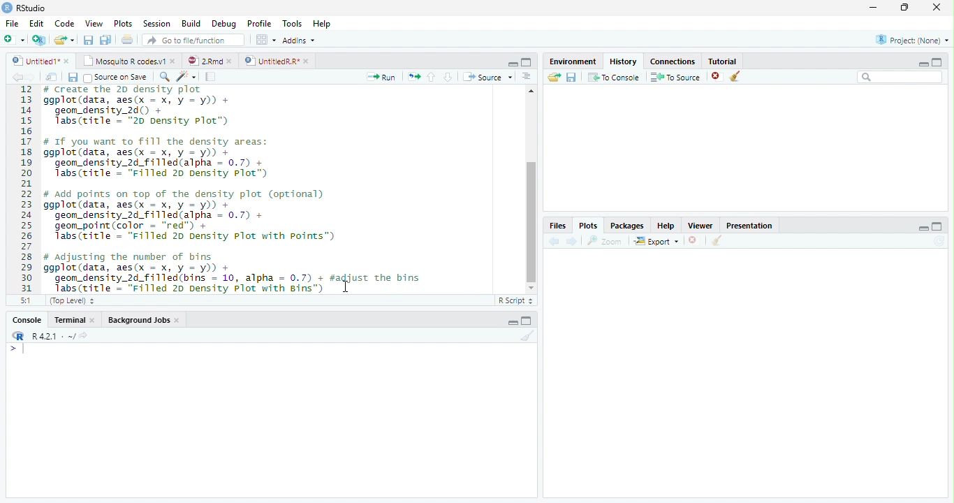 The image size is (954, 503). I want to click on Console, so click(27, 321).